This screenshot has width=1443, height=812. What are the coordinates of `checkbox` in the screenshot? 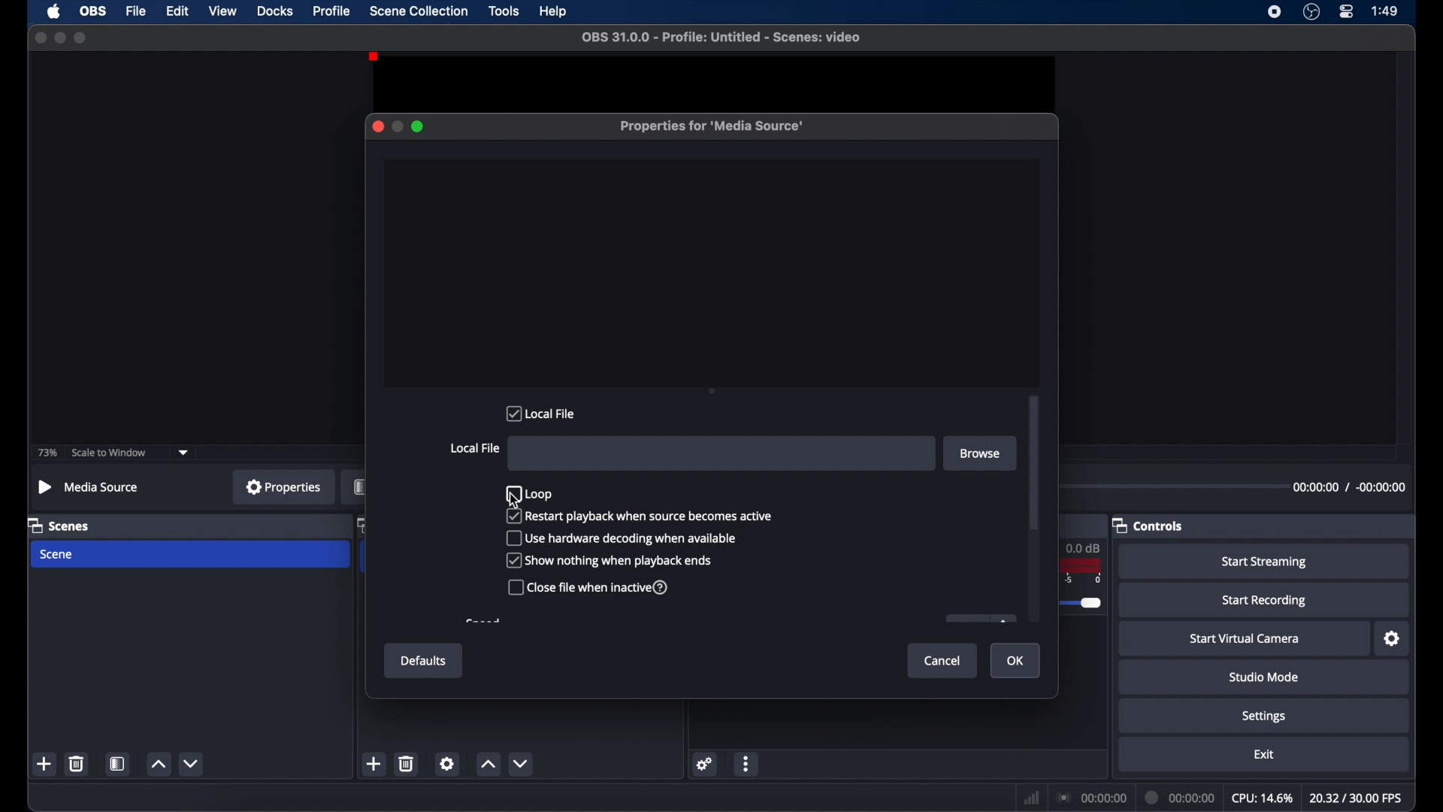 It's located at (640, 517).